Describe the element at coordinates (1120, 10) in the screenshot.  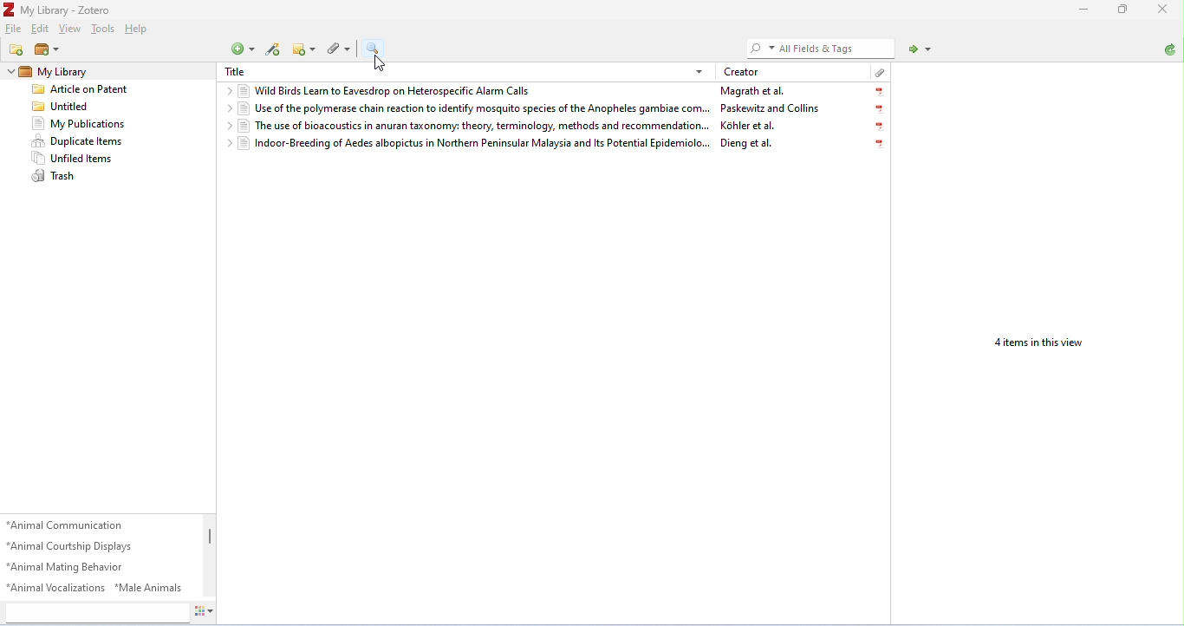
I see `maximize` at that location.